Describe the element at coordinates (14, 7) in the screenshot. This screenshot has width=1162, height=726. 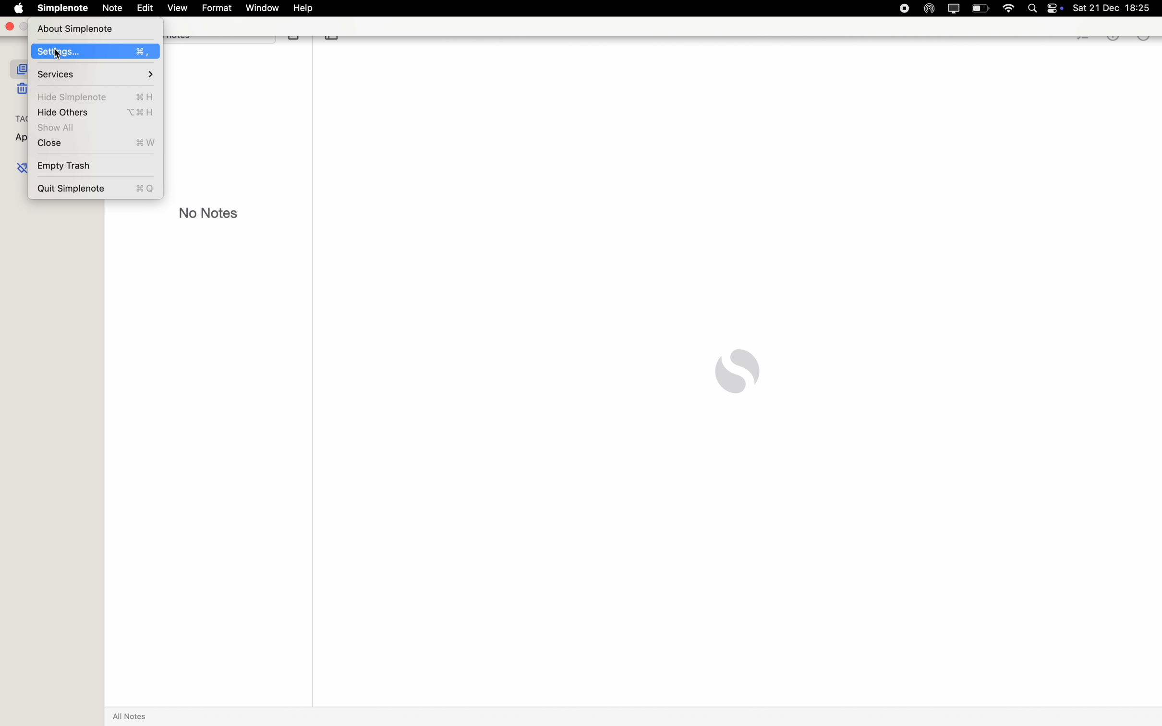
I see `Apple icon` at that location.